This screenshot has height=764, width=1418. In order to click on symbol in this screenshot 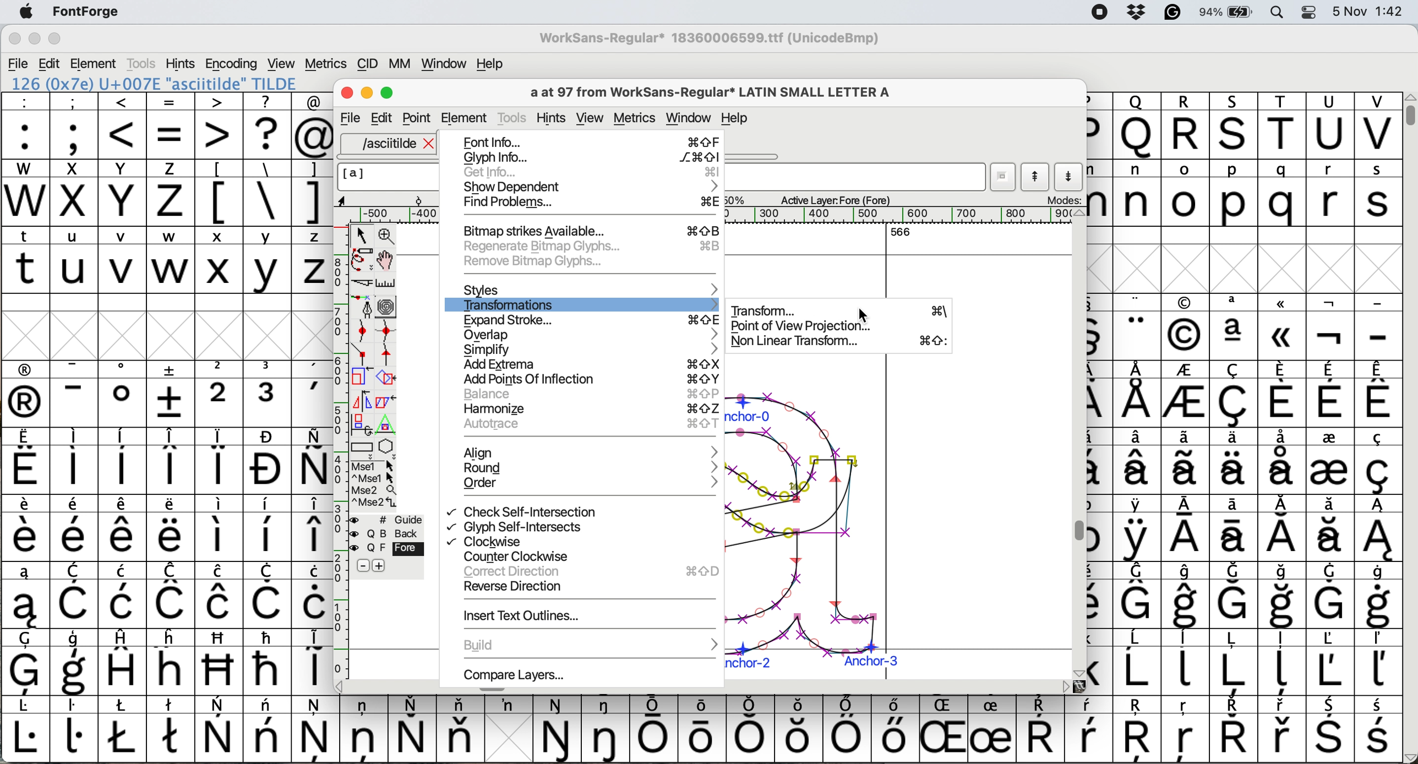, I will do `click(74, 728)`.